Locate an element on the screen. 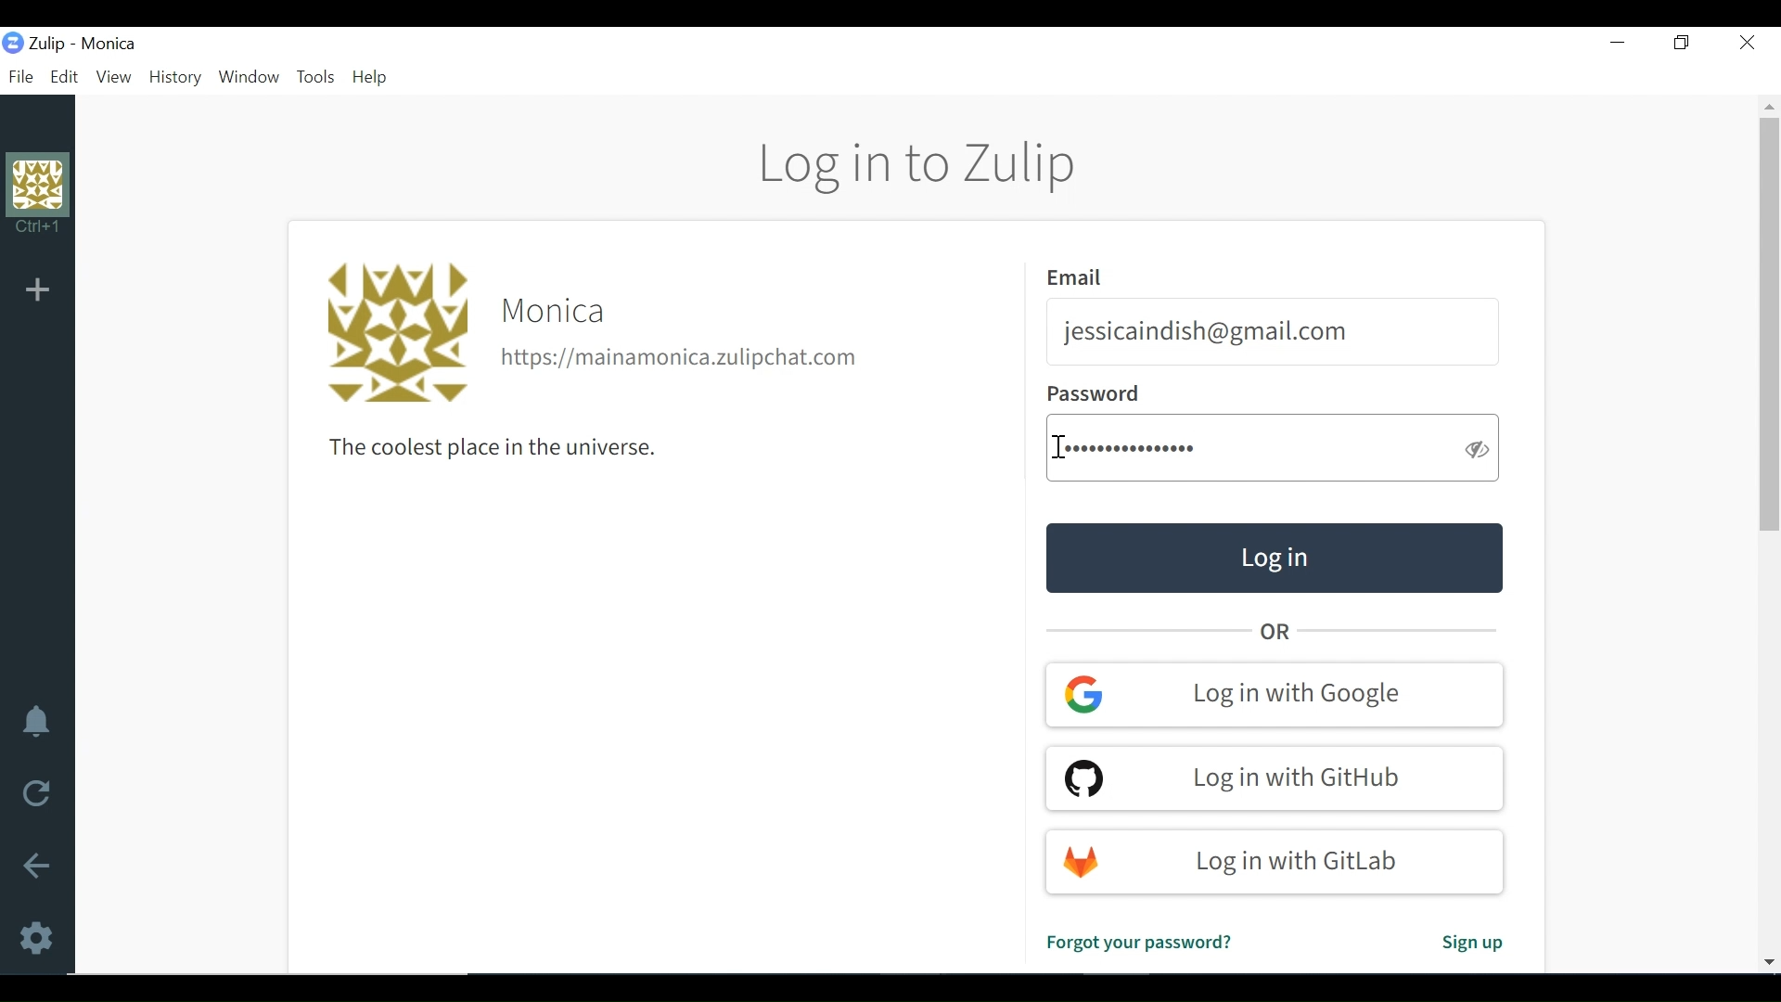 This screenshot has height=1002, width=1781. Go back is located at coordinates (37, 867).